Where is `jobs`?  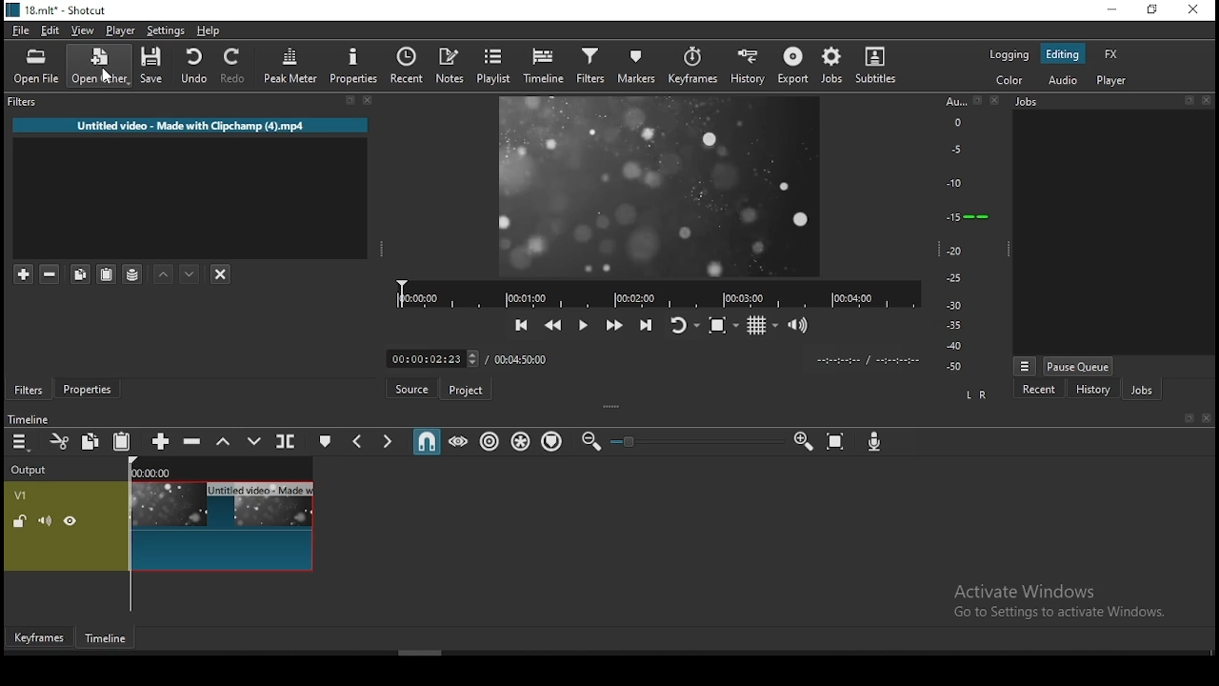 jobs is located at coordinates (1140, 391).